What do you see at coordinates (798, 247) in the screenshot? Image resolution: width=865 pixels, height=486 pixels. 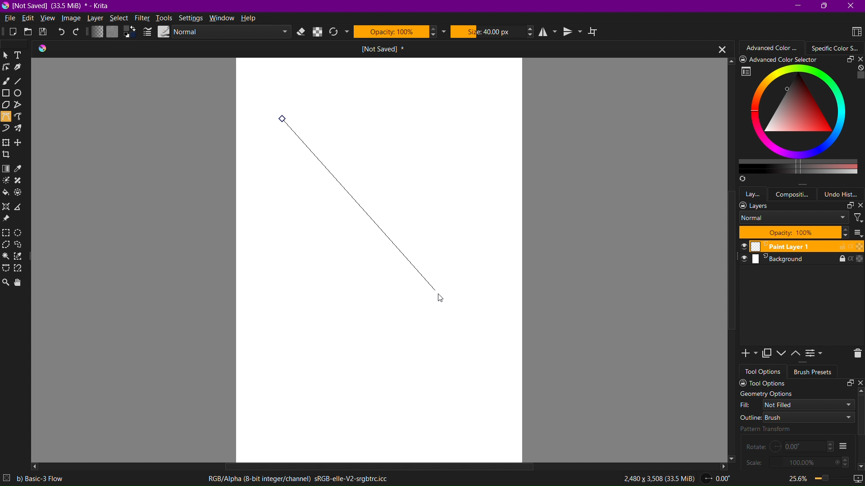 I see `Paint Layer 1` at bounding box center [798, 247].